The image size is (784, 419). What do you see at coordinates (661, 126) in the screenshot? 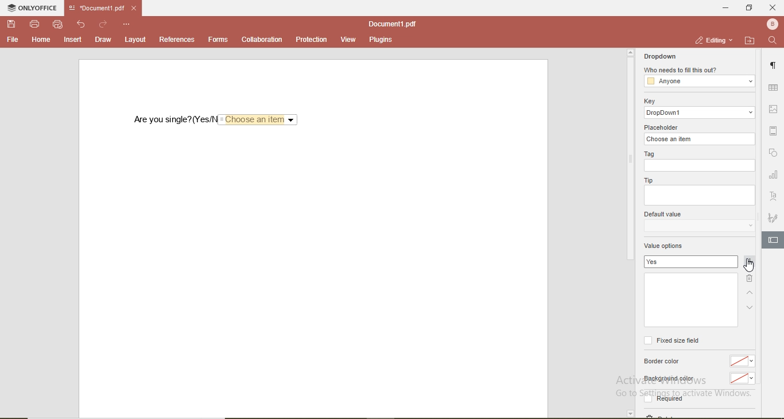
I see `placeholder` at bounding box center [661, 126].